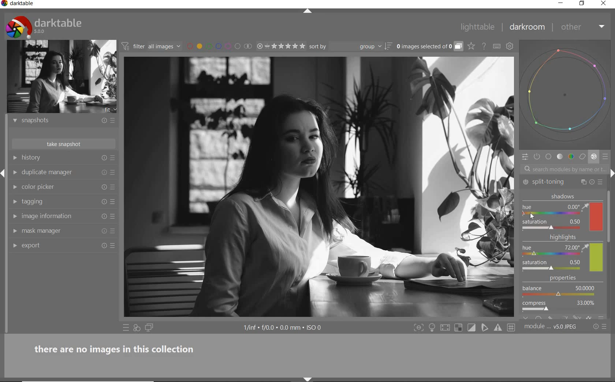 This screenshot has height=382, width=615. What do you see at coordinates (14, 202) in the screenshot?
I see `show module` at bounding box center [14, 202].